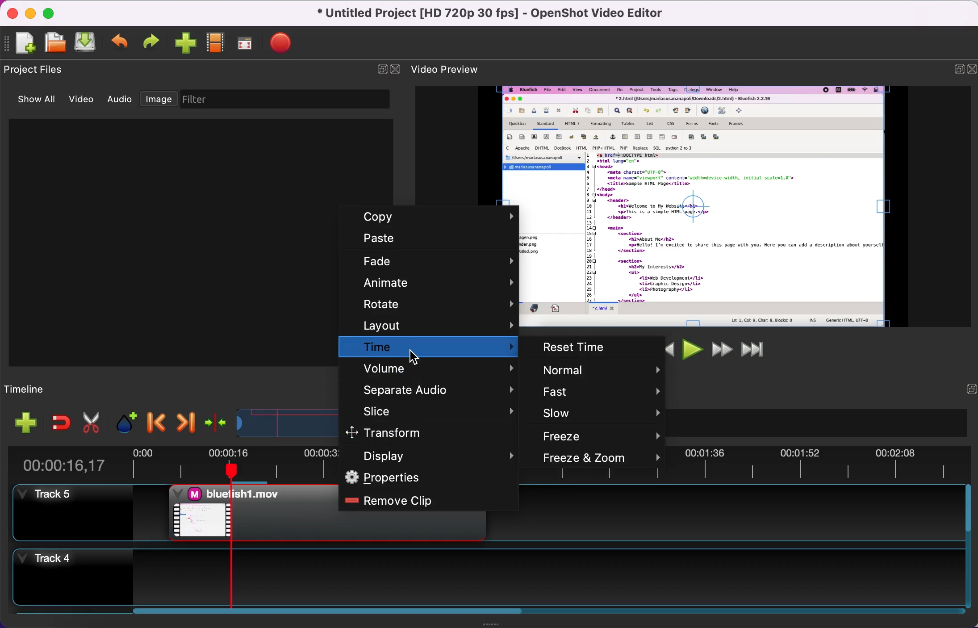 The image size is (978, 628). I want to click on Cursor, so click(413, 357).